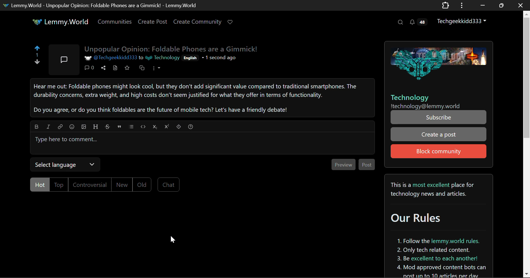 This screenshot has width=530, height=278. I want to click on Technology, so click(162, 58).